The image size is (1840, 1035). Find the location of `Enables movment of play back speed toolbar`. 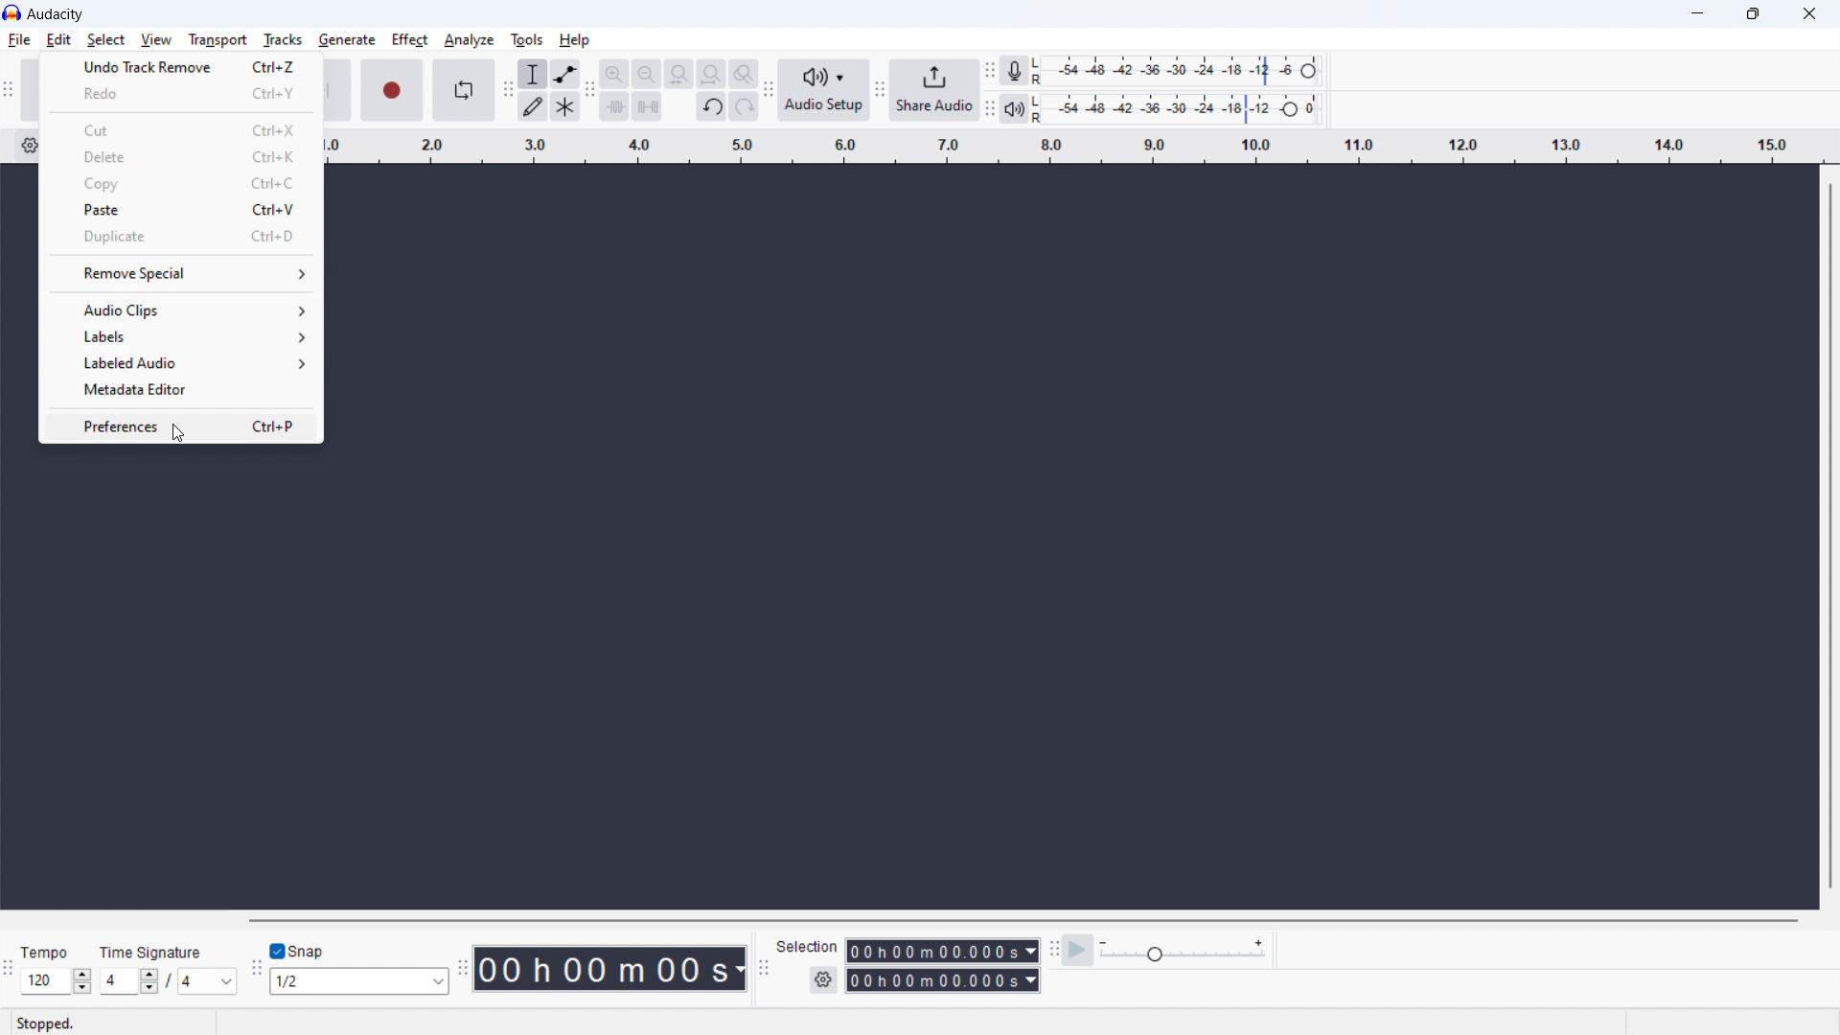

Enables movment of play back speed toolbar is located at coordinates (1054, 951).